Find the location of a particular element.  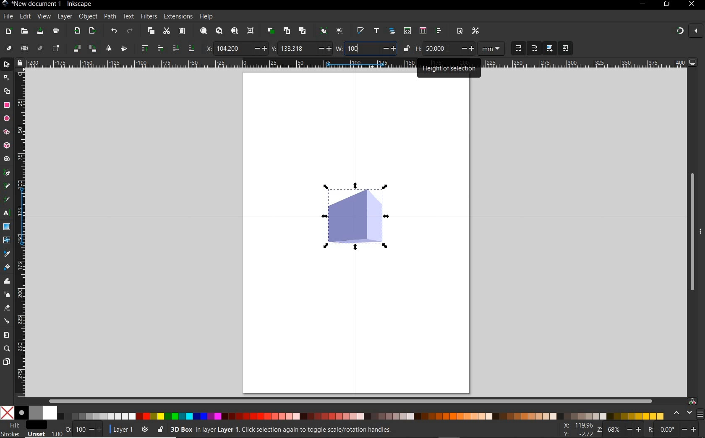

dropper tool is located at coordinates (8, 254).